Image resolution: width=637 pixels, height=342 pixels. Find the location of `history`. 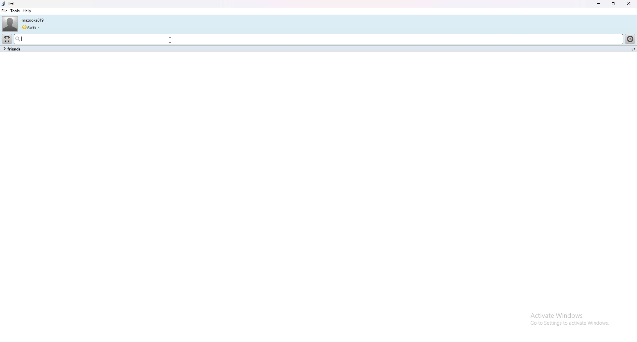

history is located at coordinates (631, 39).